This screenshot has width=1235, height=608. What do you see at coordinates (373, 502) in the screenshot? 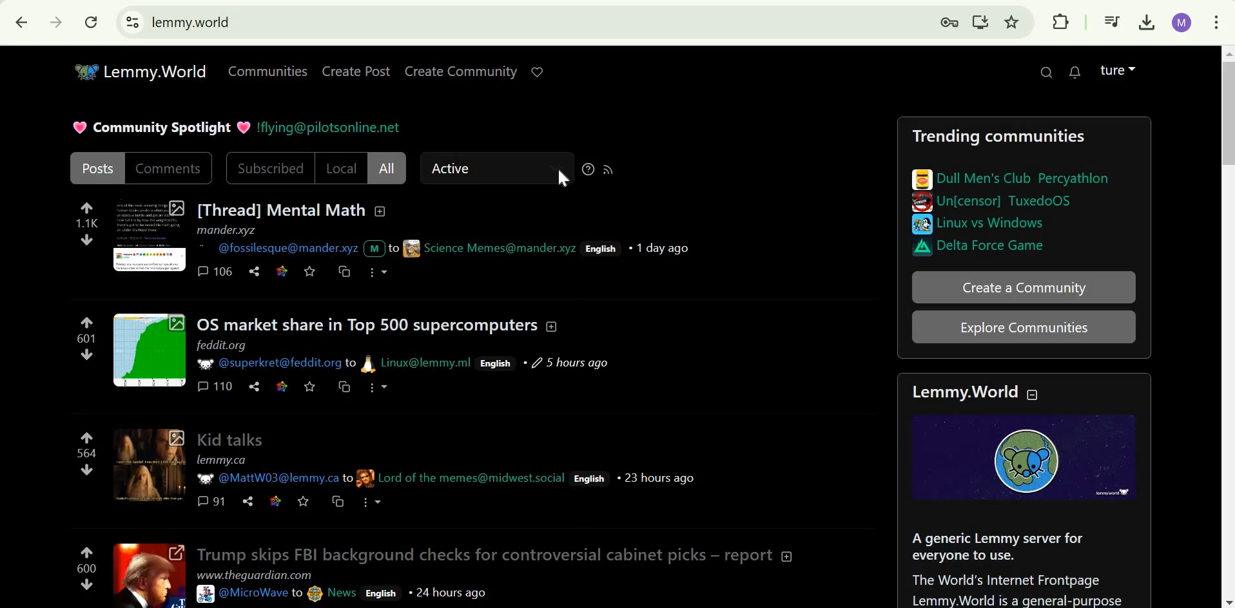
I see `More` at bounding box center [373, 502].